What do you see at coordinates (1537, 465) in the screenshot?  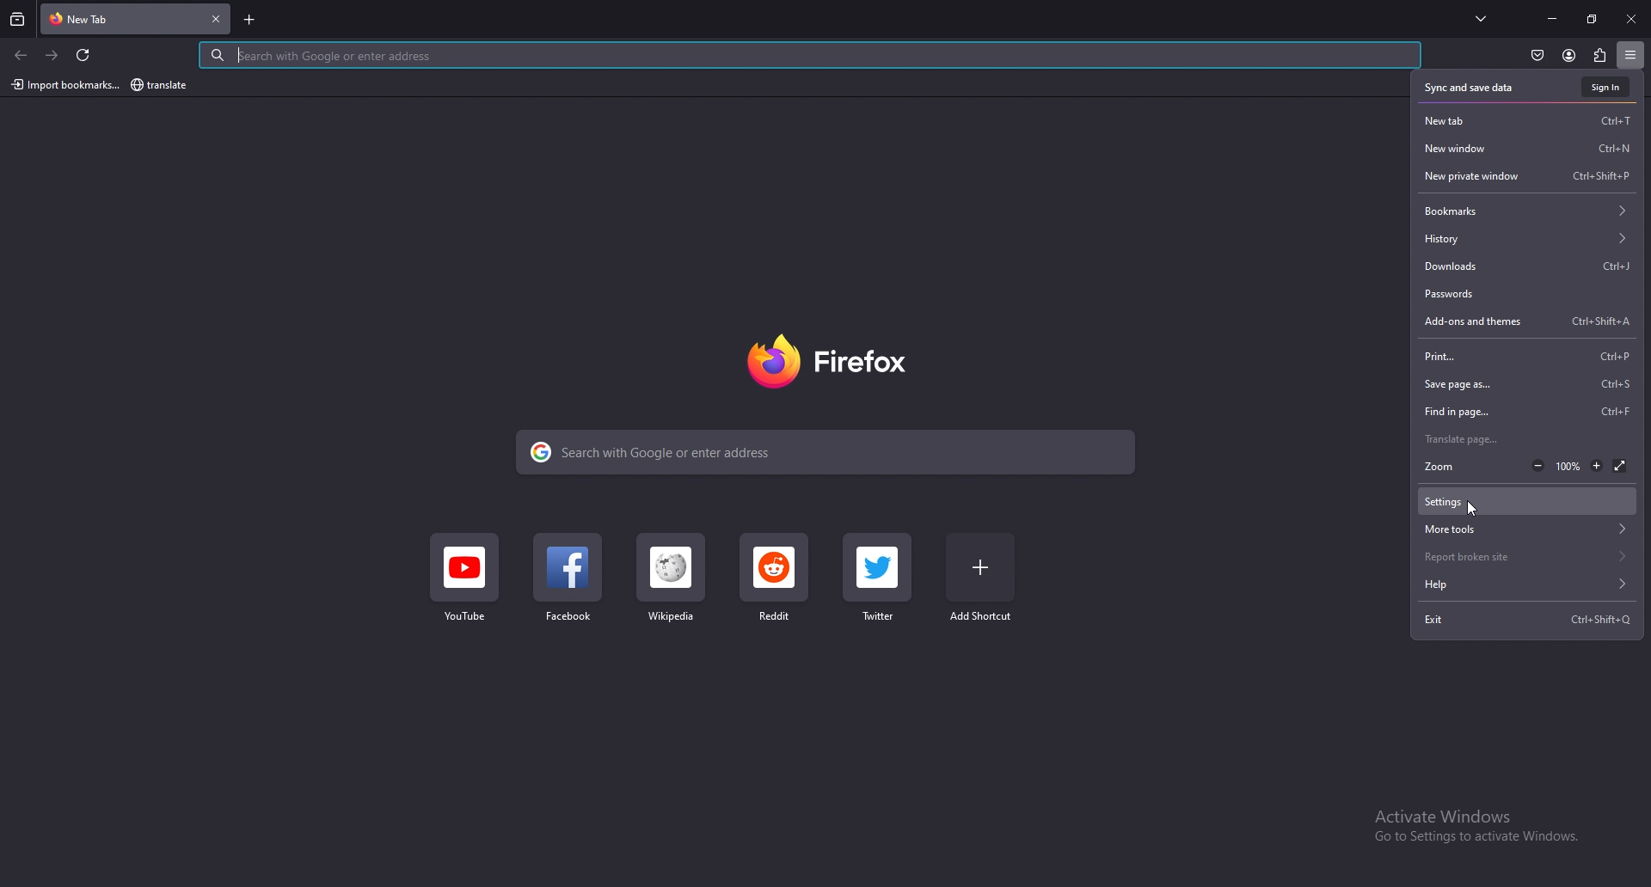 I see `zoom out` at bounding box center [1537, 465].